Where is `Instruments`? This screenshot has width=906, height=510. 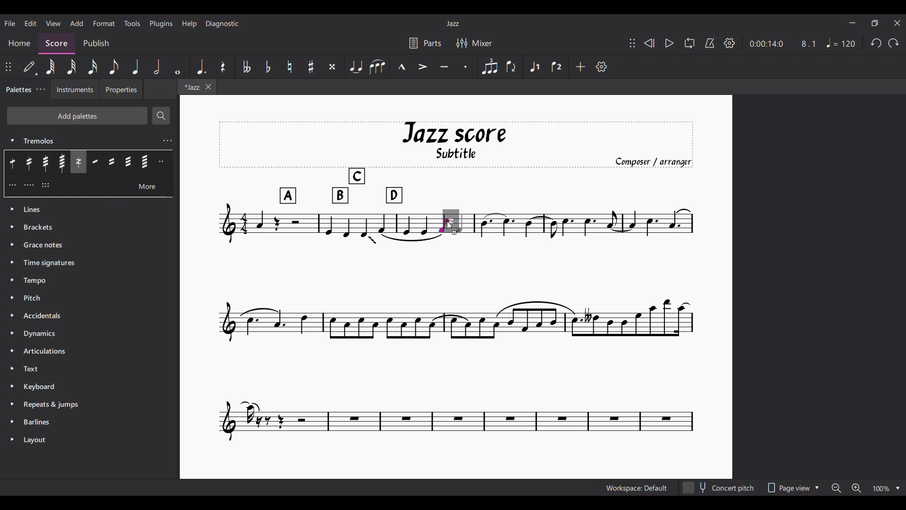
Instruments is located at coordinates (75, 89).